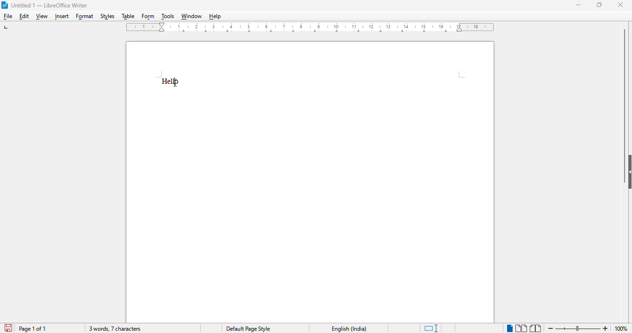 The width and height of the screenshot is (632, 333). What do you see at coordinates (128, 17) in the screenshot?
I see `table` at bounding box center [128, 17].